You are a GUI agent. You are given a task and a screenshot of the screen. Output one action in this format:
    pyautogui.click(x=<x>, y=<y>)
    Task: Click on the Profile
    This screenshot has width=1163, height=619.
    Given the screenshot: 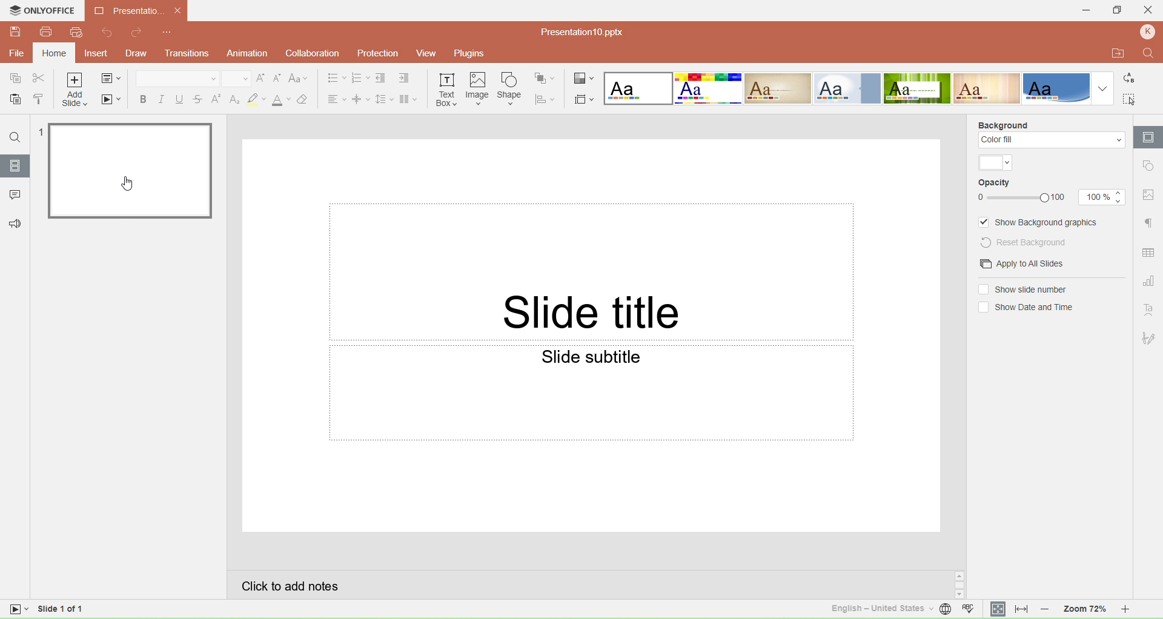 What is the action you would take?
    pyautogui.click(x=1147, y=33)
    